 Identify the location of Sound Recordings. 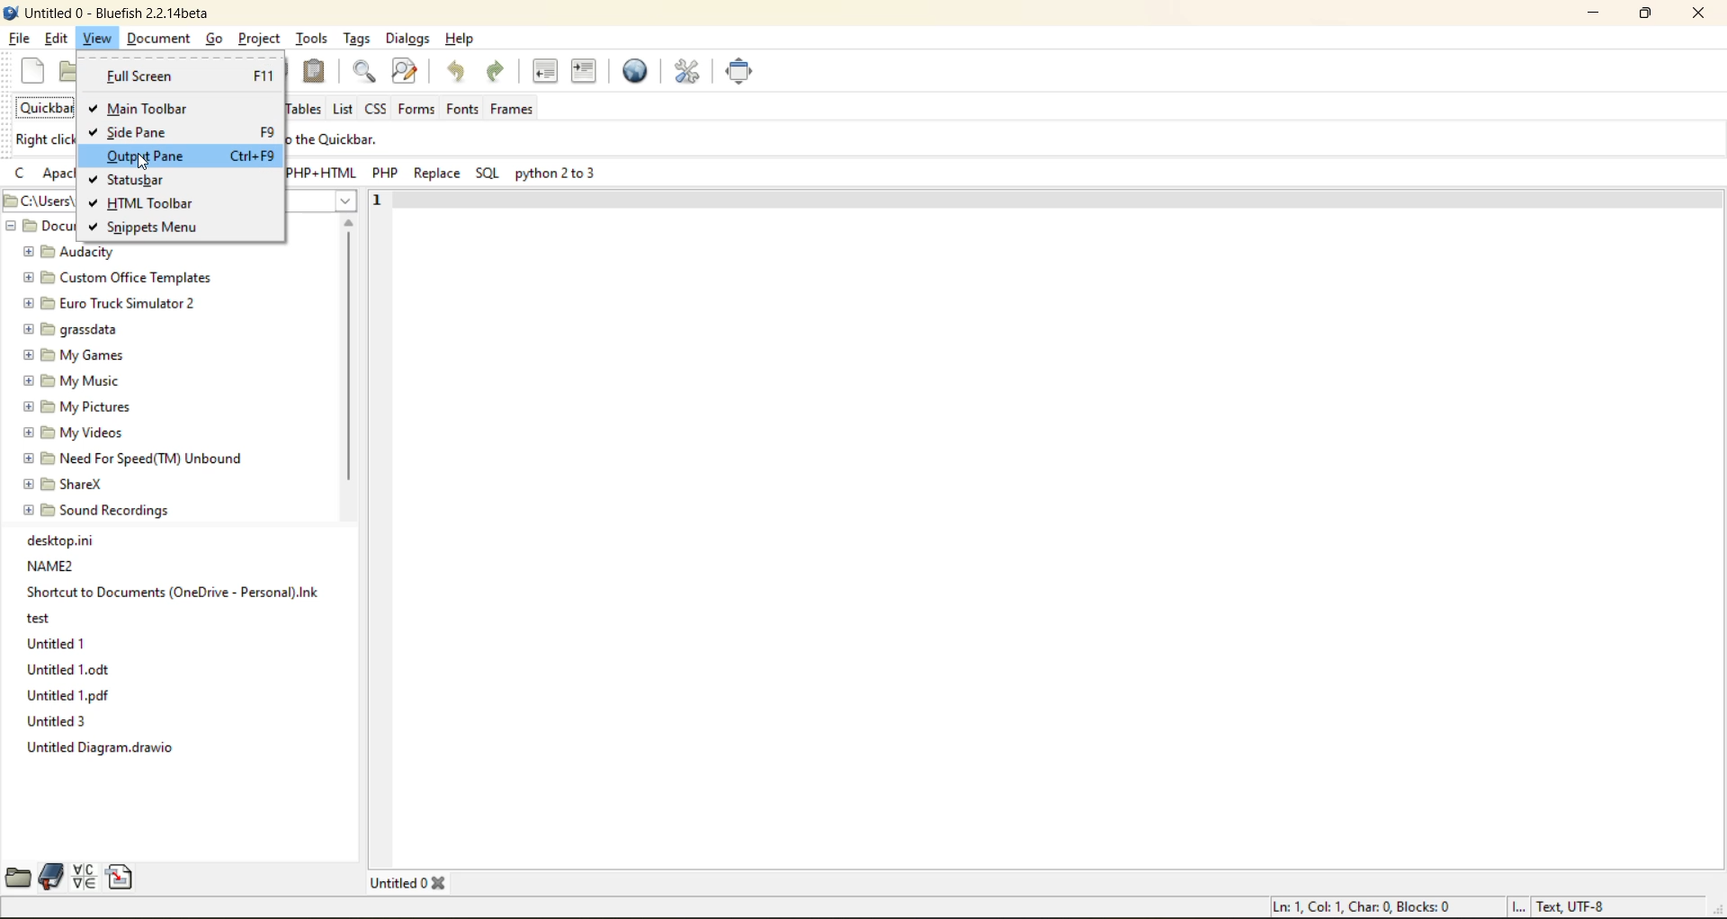
(104, 511).